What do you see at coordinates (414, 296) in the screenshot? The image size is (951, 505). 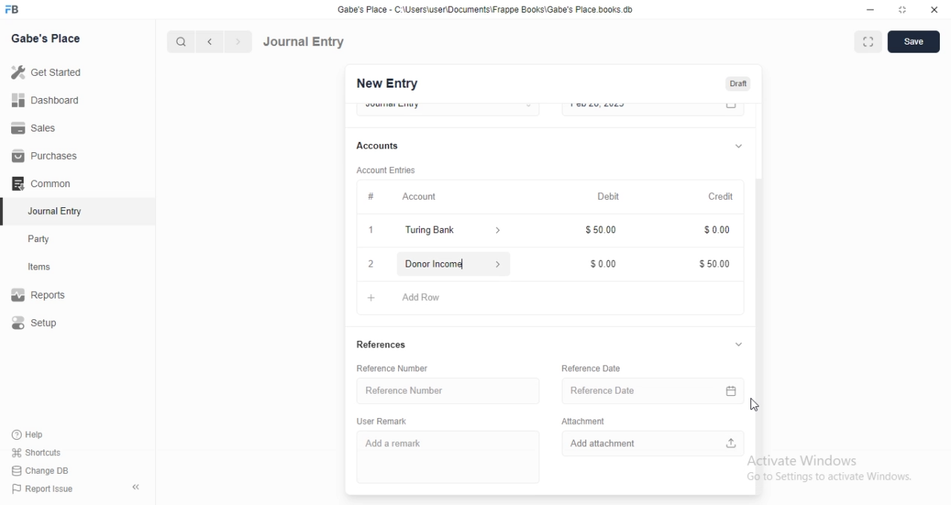 I see `Add Row` at bounding box center [414, 296].